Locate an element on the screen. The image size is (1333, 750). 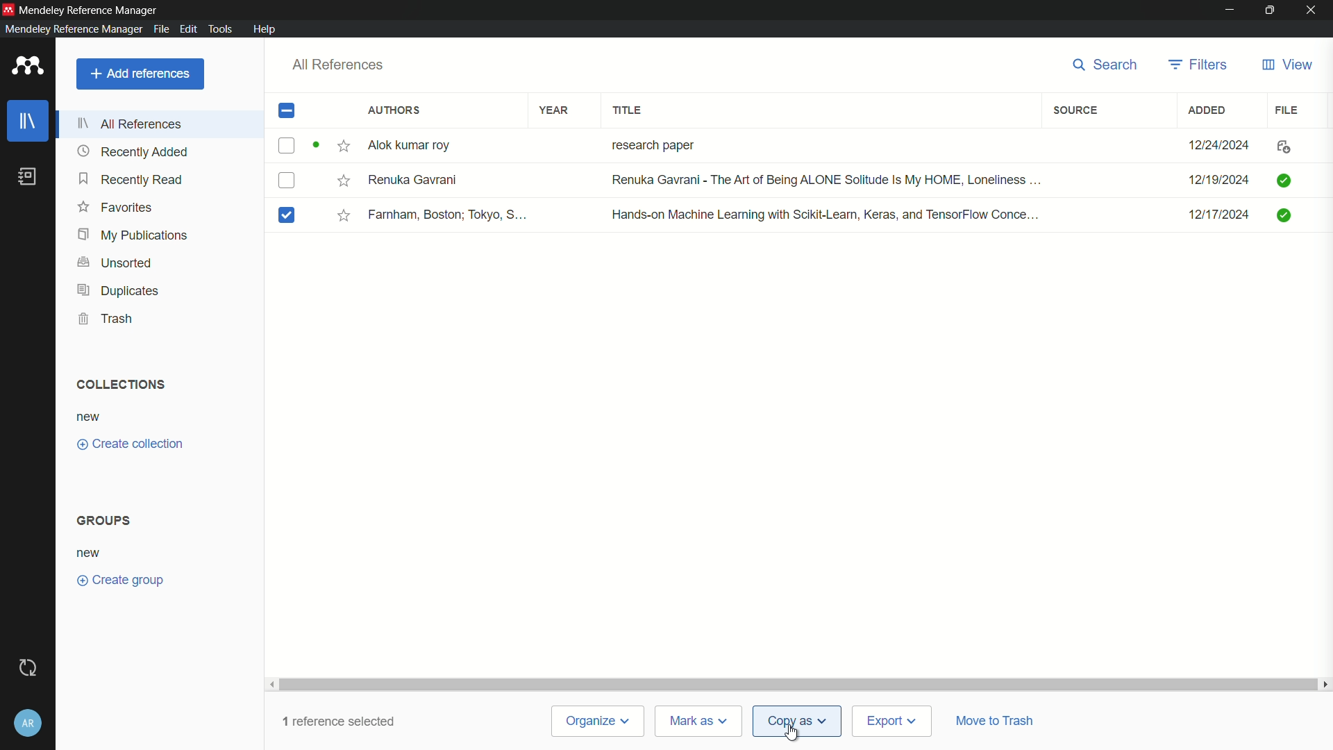
recently read is located at coordinates (131, 180).